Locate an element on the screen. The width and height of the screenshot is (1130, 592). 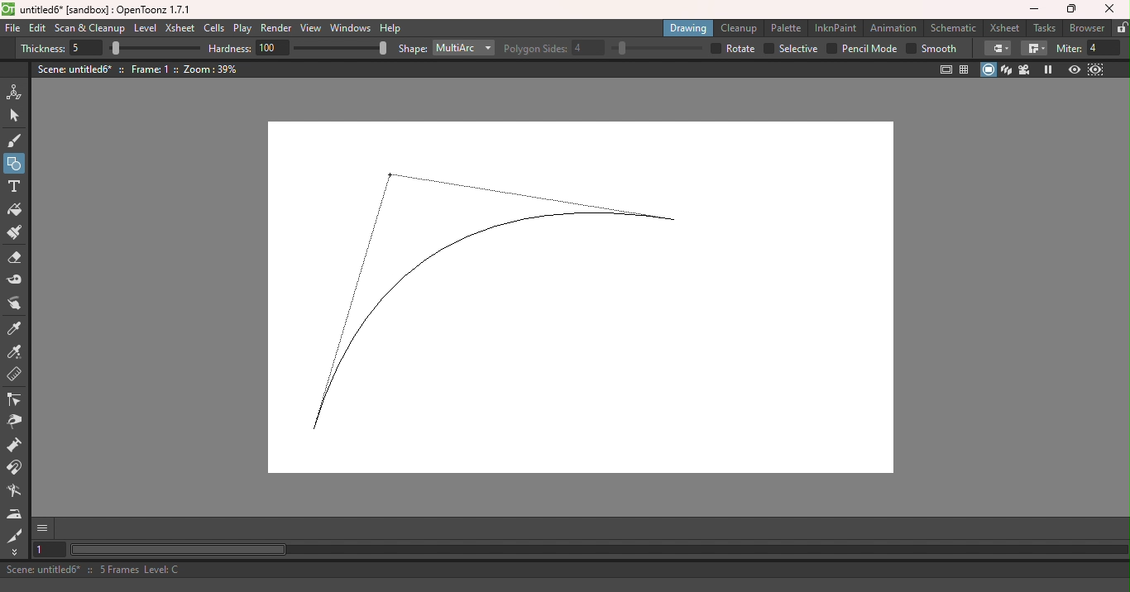
Eraser tool is located at coordinates (14, 259).